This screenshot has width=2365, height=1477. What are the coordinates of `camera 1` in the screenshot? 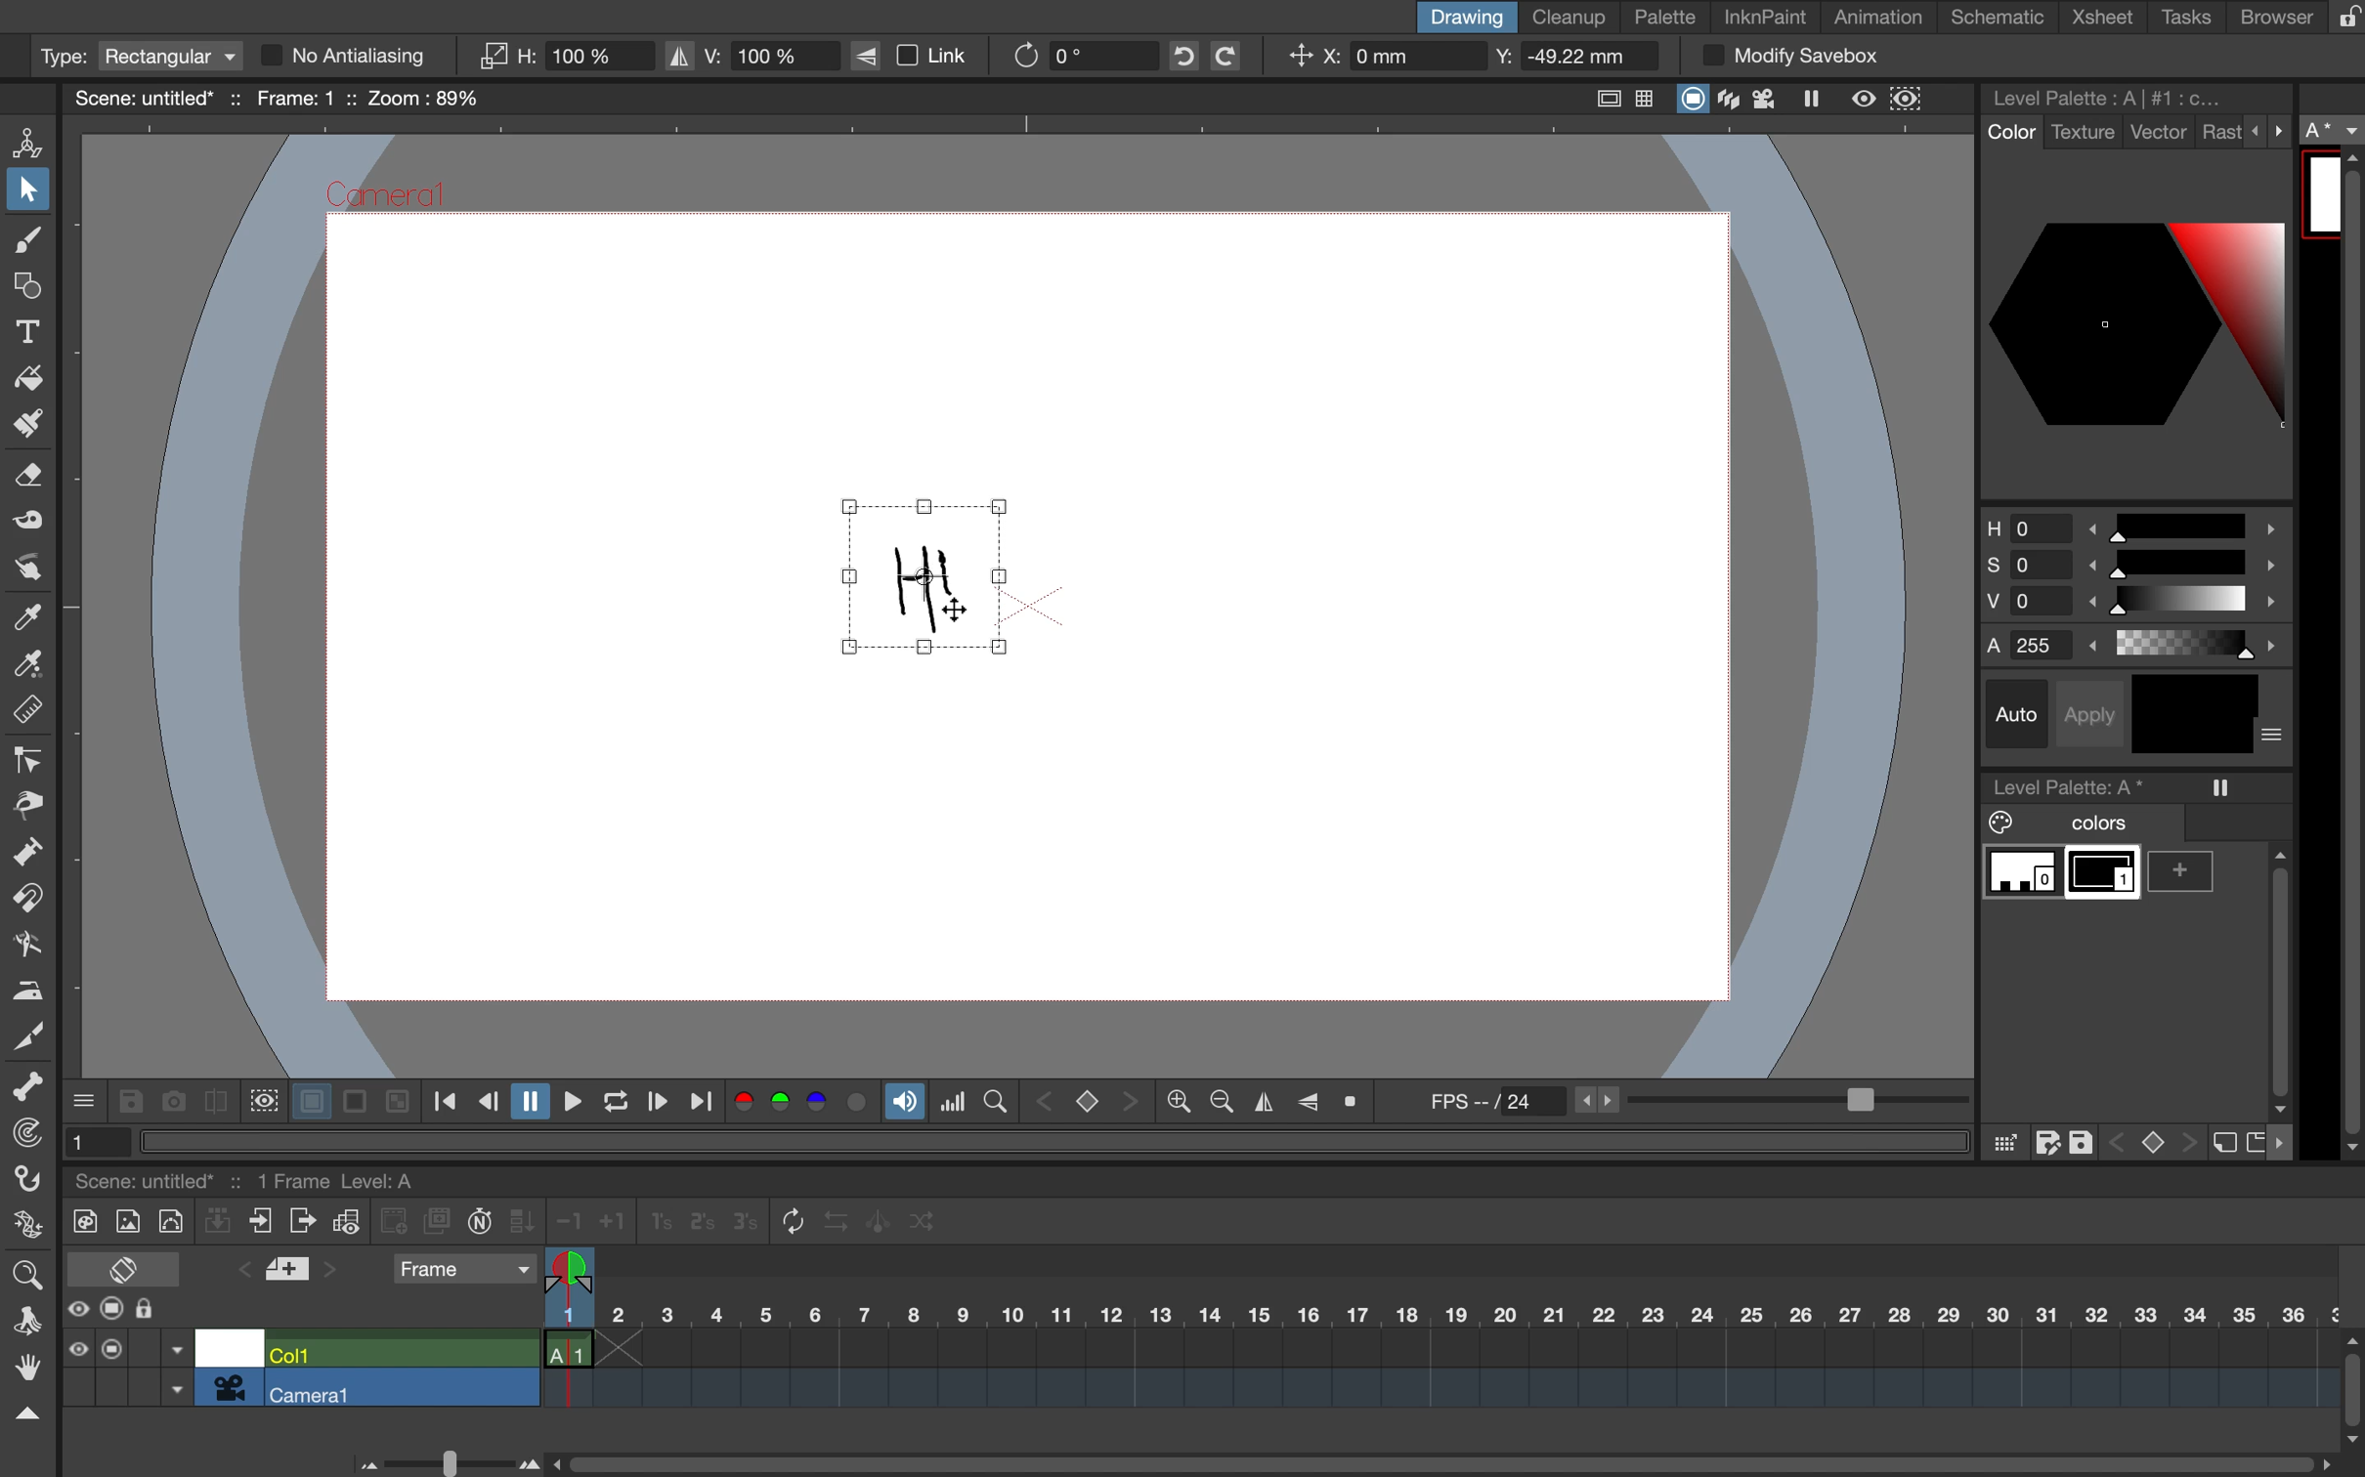 It's located at (403, 1388).